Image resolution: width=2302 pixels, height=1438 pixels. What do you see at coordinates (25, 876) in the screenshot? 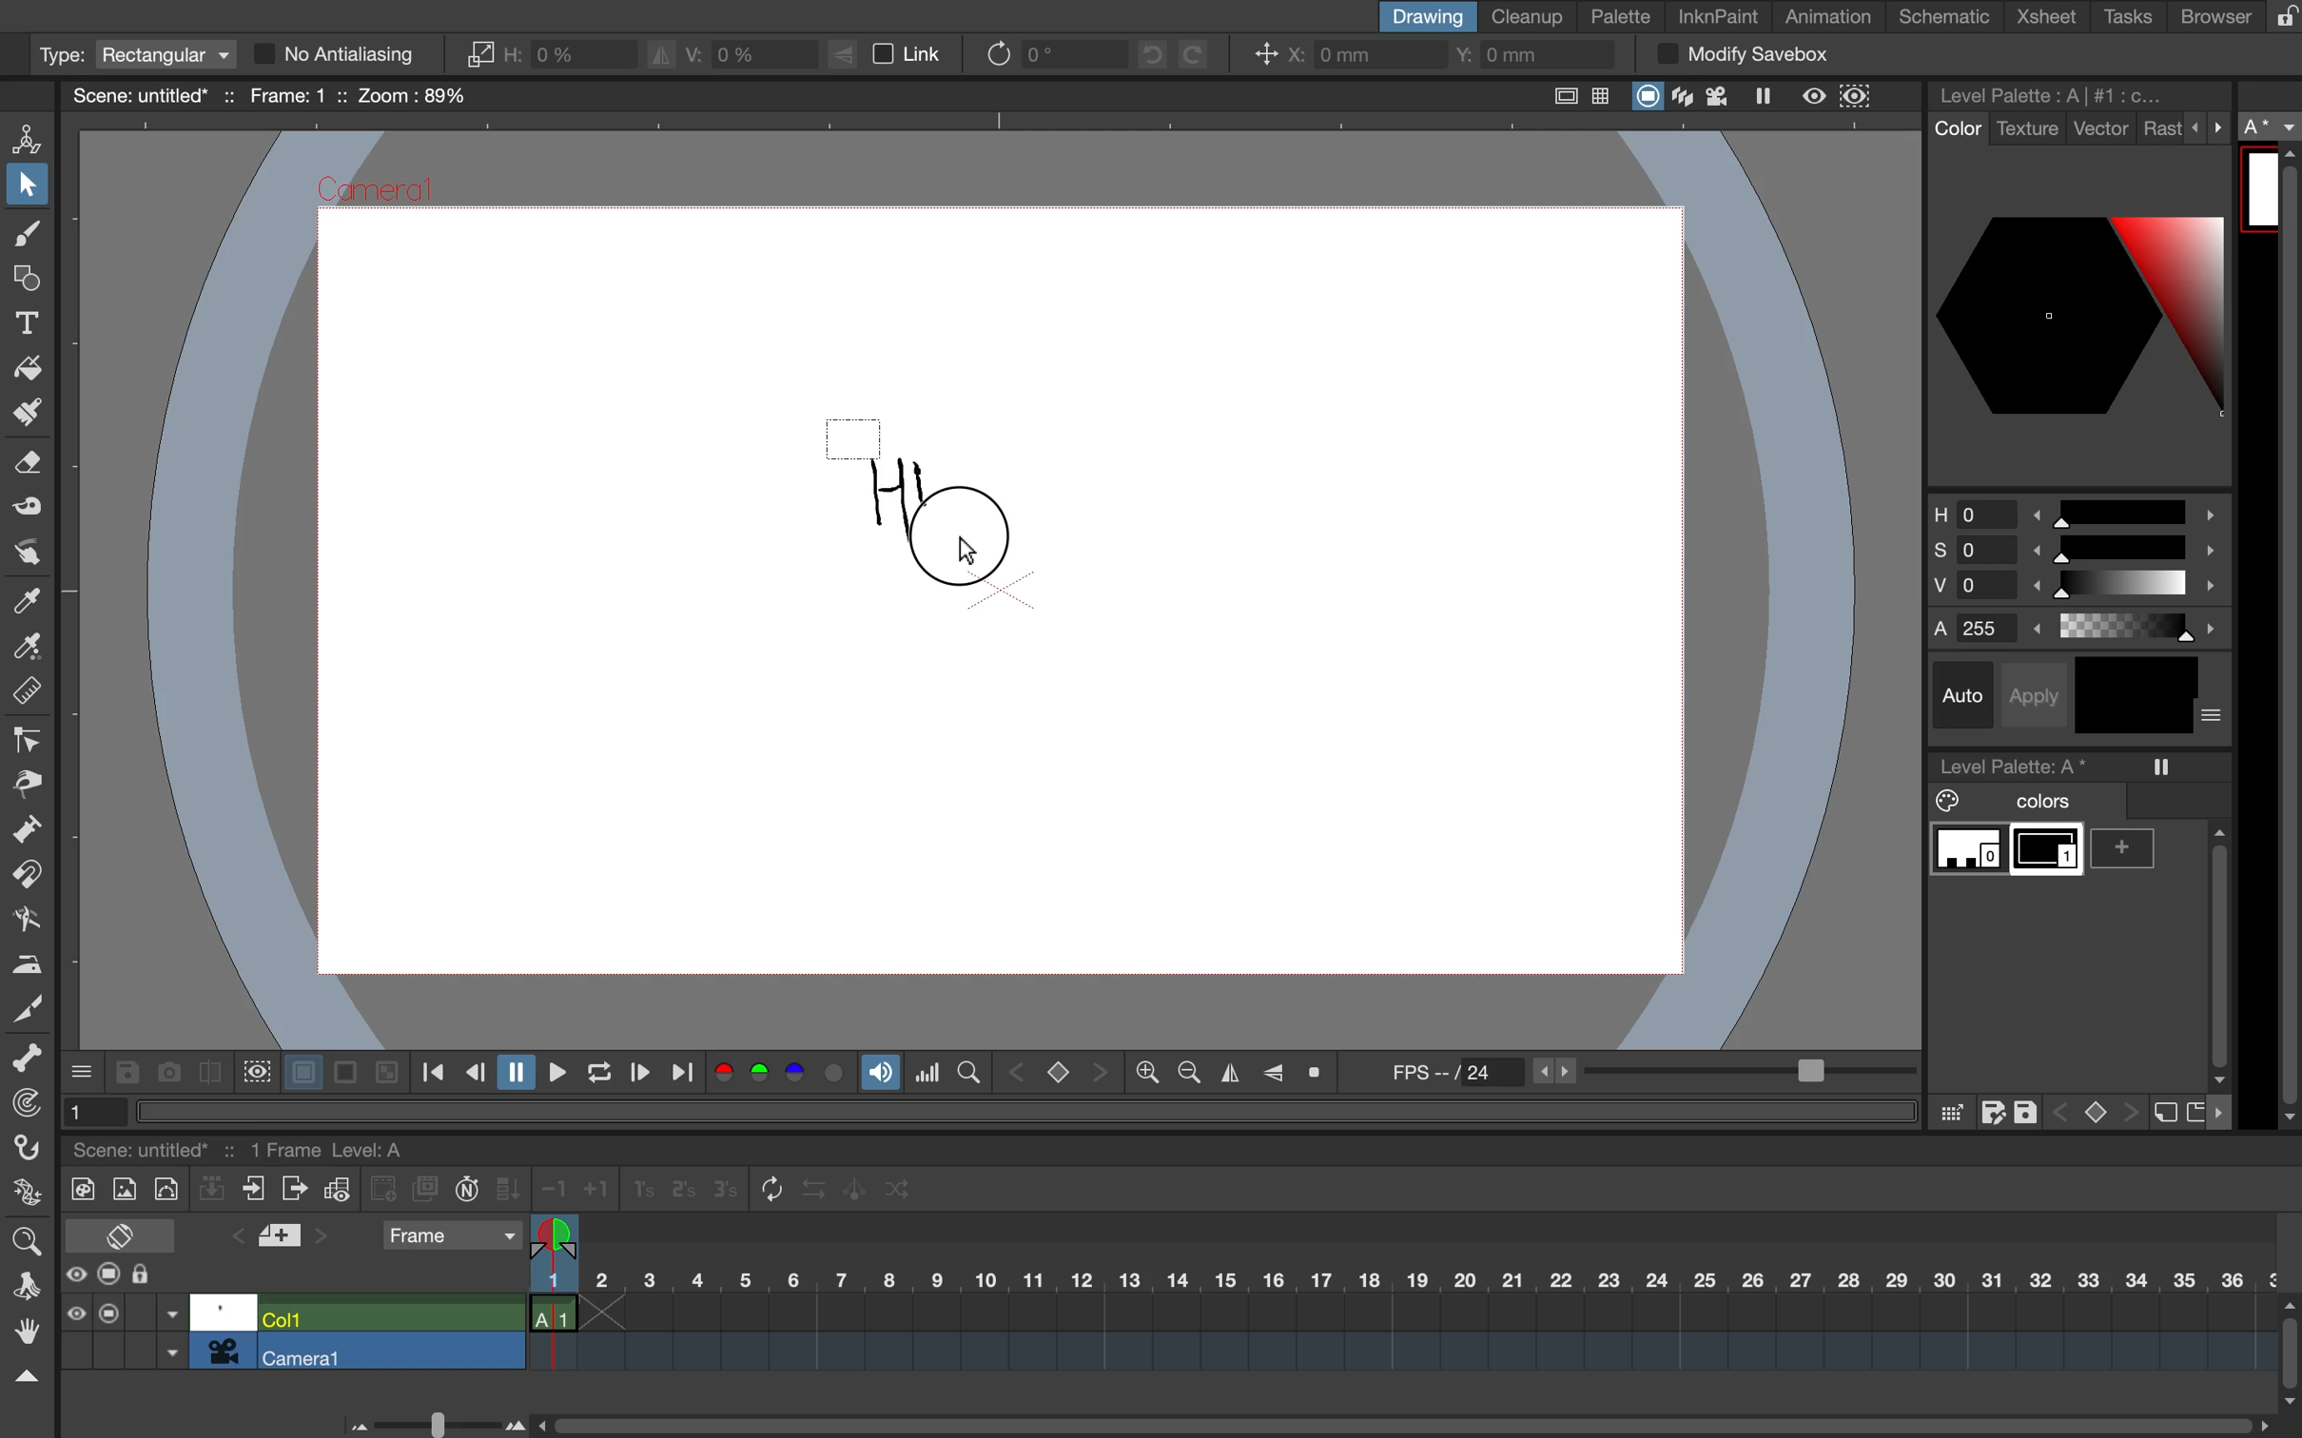
I see `magnet tool` at bounding box center [25, 876].